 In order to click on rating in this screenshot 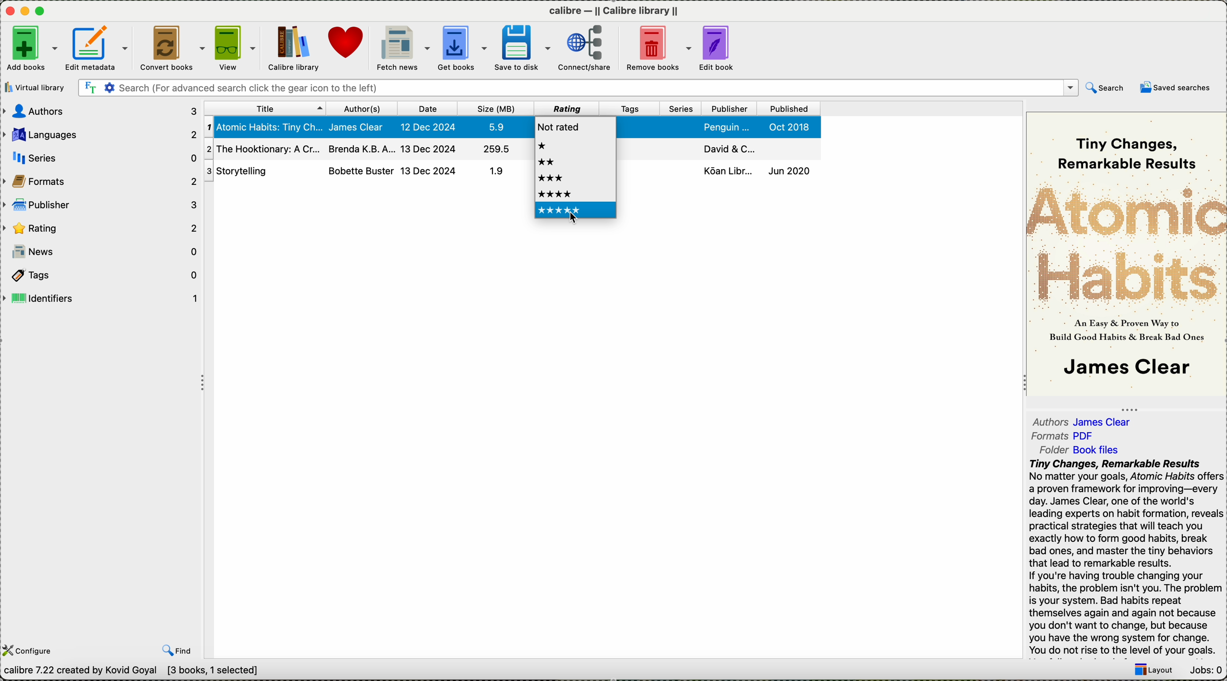, I will do `click(564, 108)`.